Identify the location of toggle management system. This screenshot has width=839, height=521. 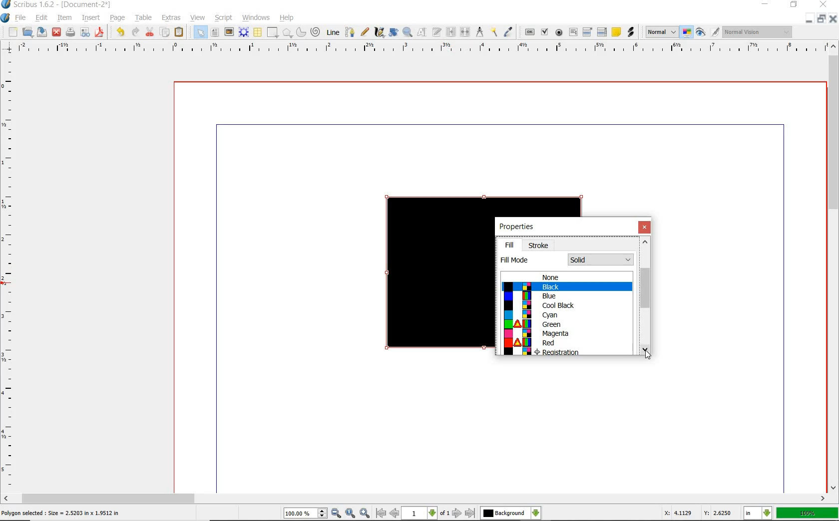
(687, 33).